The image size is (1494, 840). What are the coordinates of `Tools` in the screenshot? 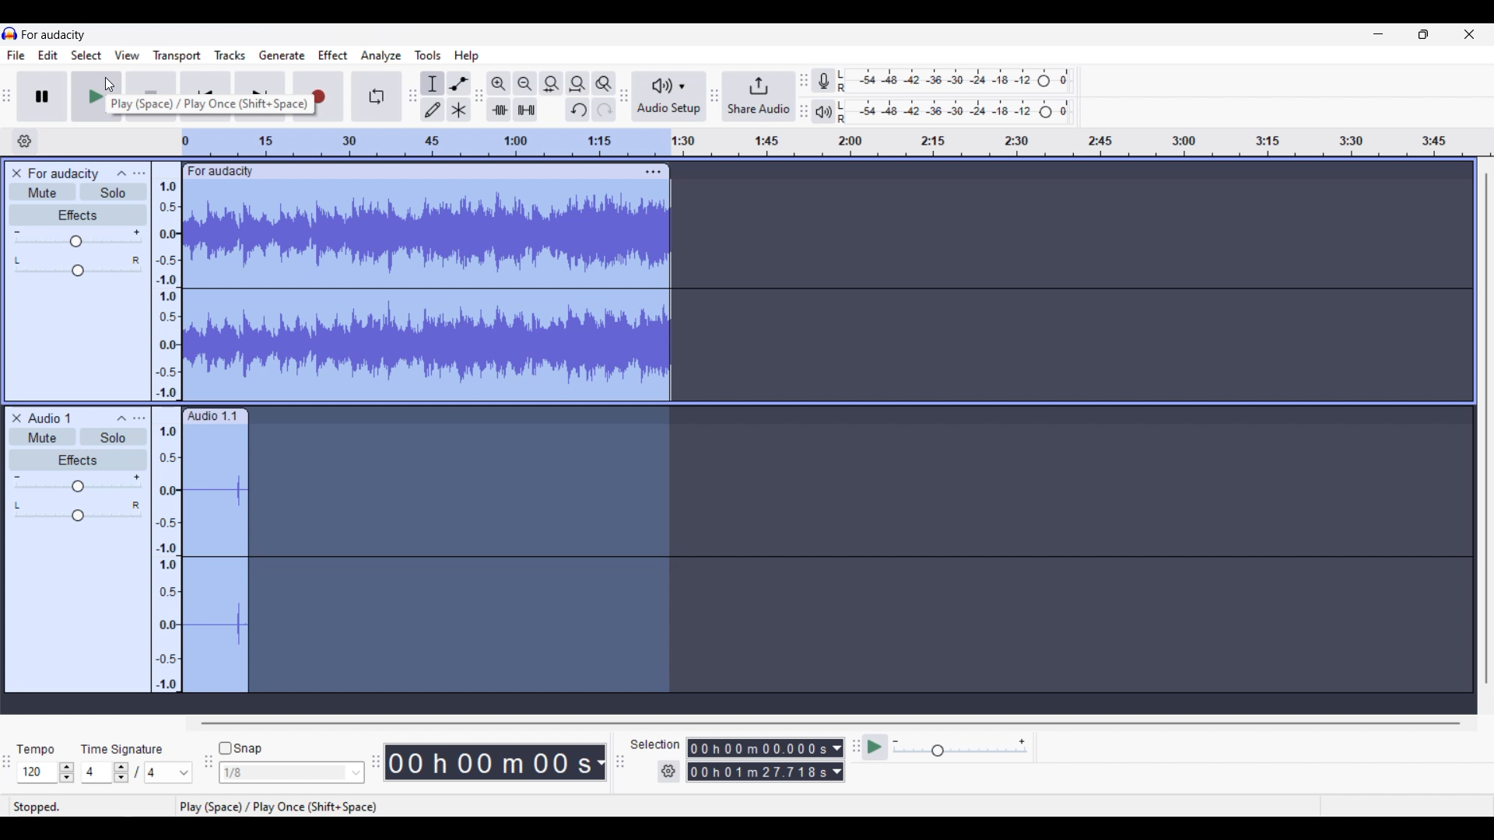 It's located at (428, 55).